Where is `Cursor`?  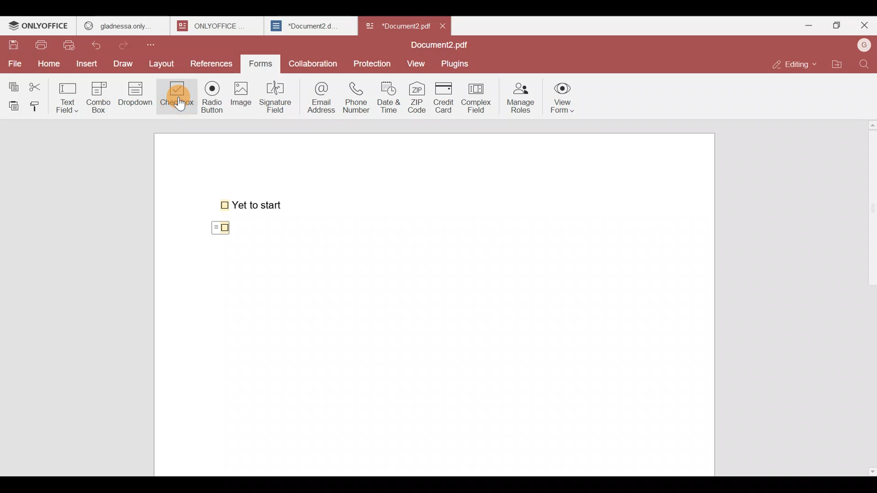 Cursor is located at coordinates (178, 104).